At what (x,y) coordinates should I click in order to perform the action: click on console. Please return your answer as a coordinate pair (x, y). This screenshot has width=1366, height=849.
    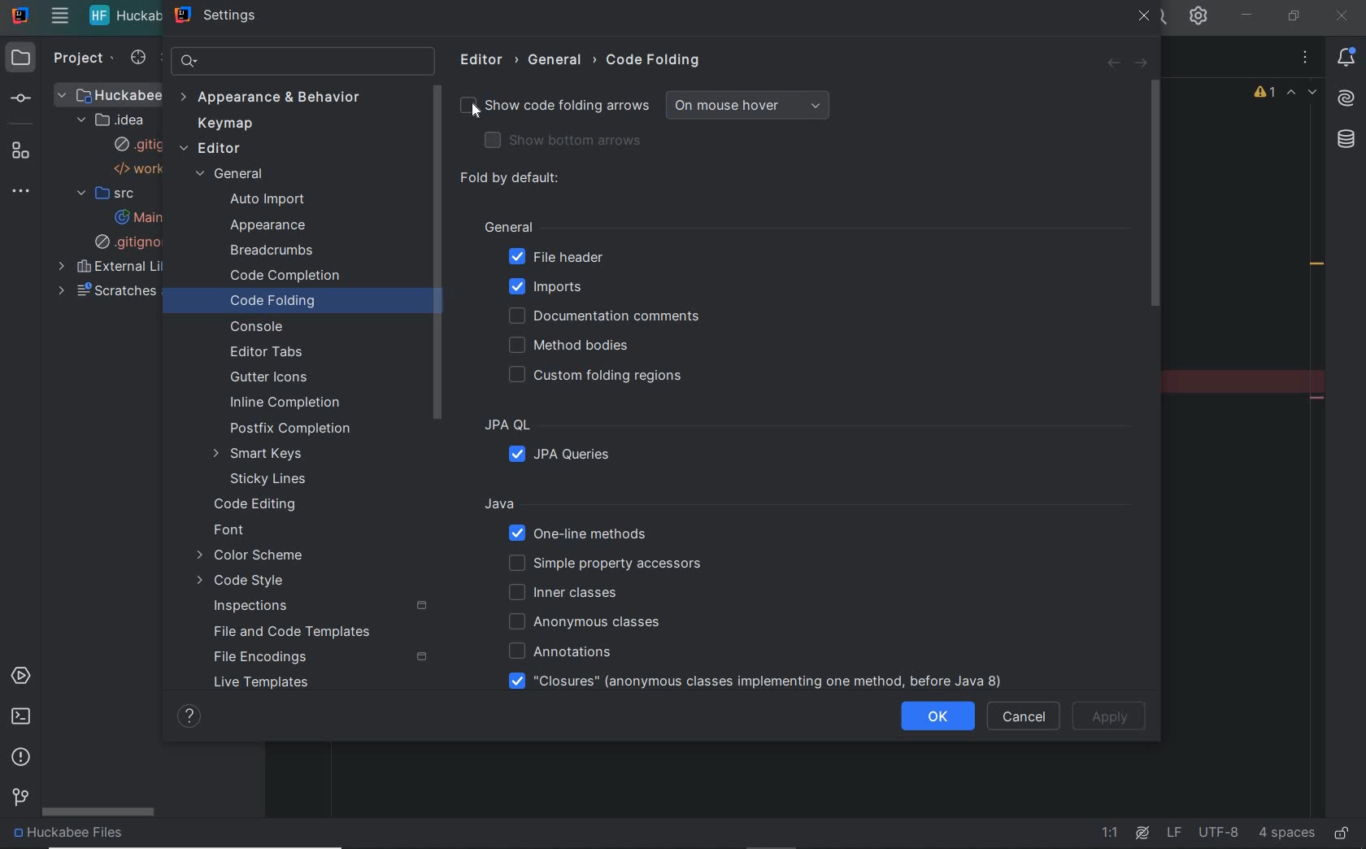
    Looking at the image, I should click on (253, 328).